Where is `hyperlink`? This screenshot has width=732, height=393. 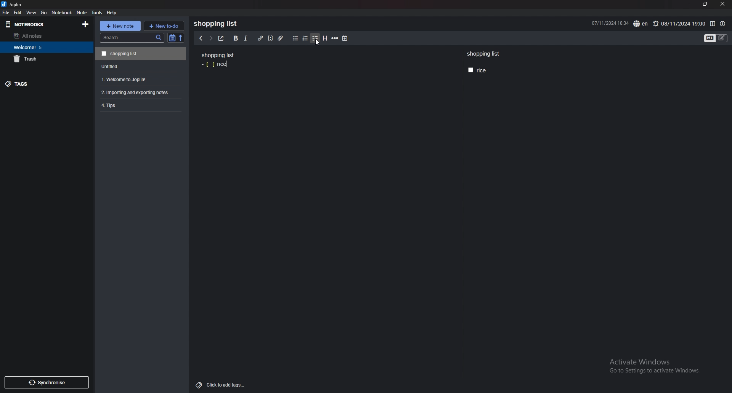
hyperlink is located at coordinates (261, 38).